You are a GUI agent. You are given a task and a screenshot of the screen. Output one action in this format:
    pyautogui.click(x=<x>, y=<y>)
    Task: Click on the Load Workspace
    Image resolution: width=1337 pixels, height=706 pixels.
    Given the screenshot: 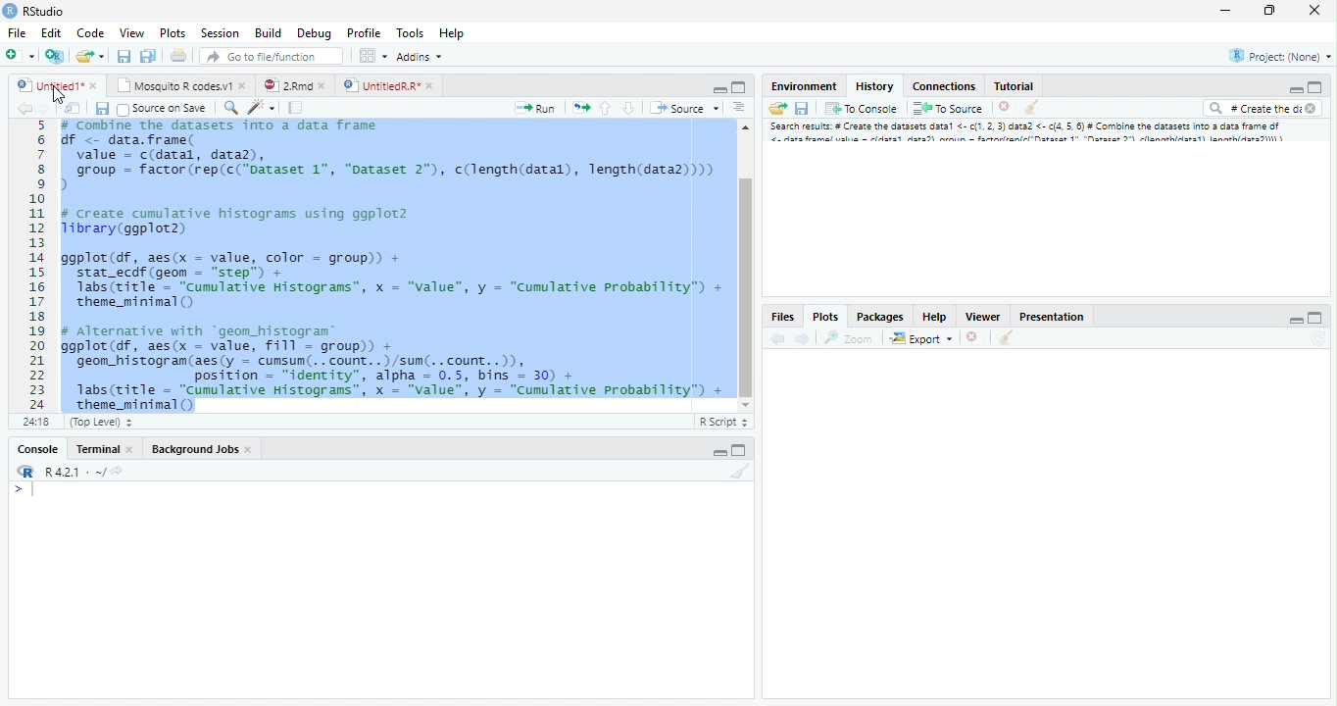 What is the action you would take?
    pyautogui.click(x=779, y=111)
    